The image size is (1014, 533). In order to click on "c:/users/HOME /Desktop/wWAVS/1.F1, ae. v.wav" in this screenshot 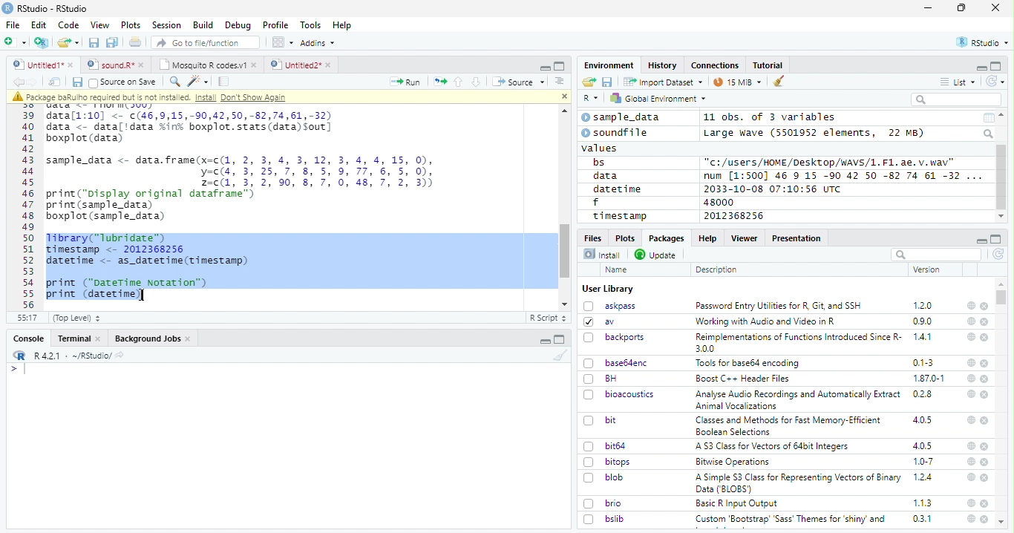, I will do `click(831, 161)`.